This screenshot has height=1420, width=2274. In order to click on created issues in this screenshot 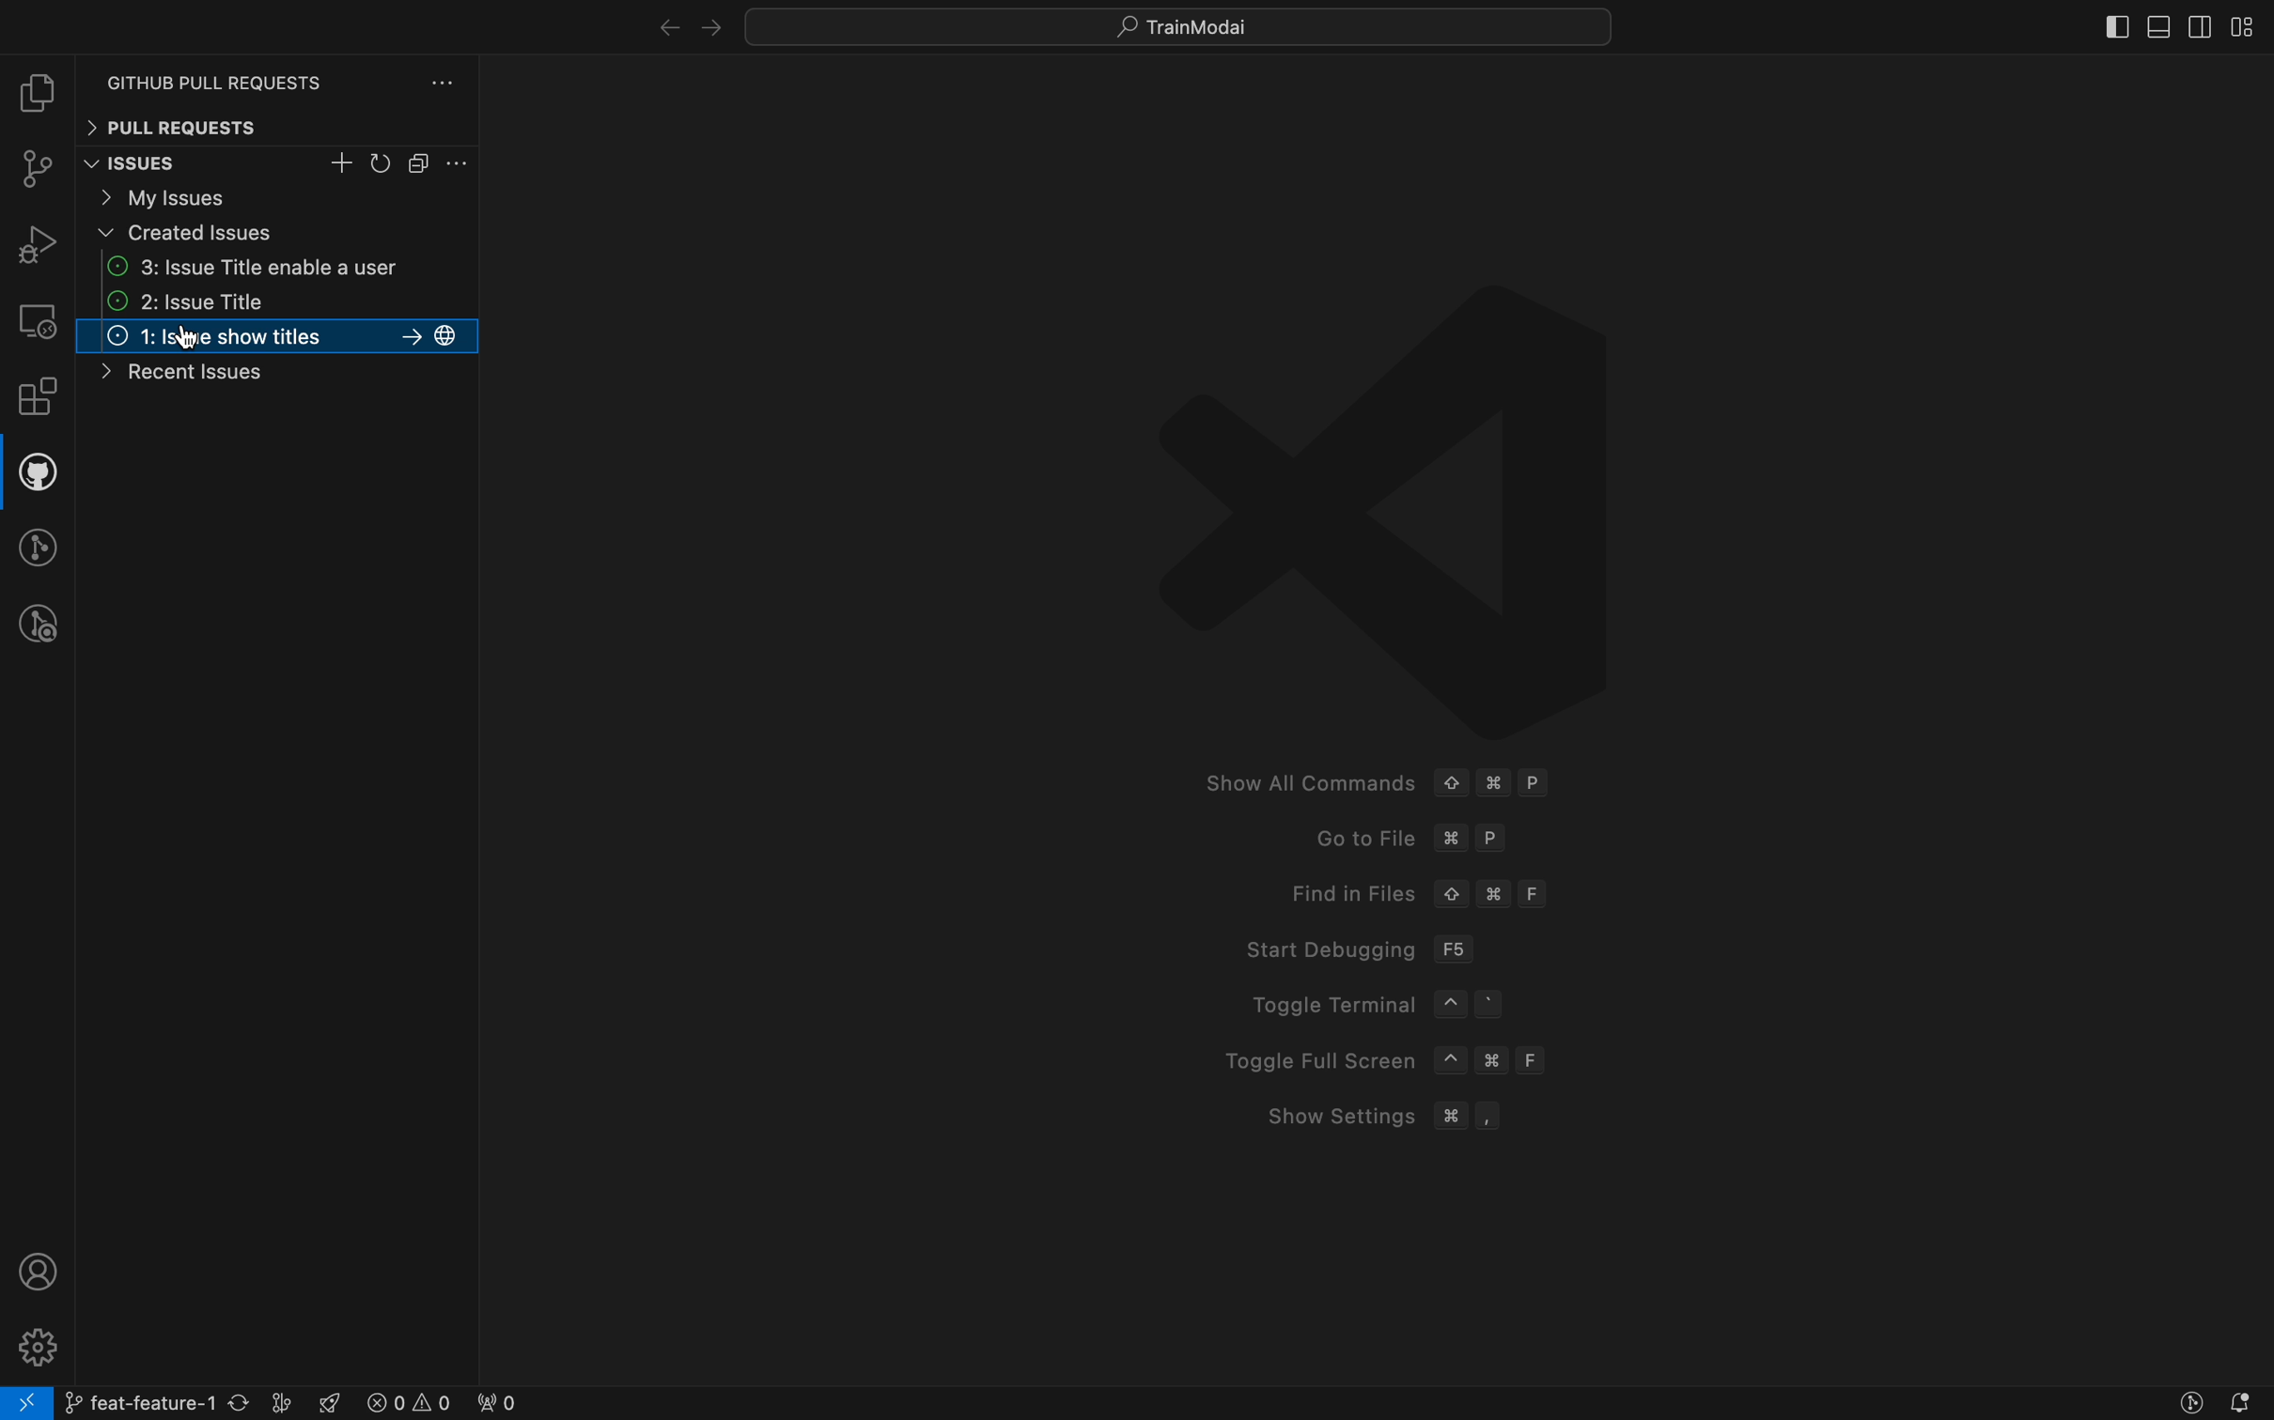, I will do `click(280, 233)`.